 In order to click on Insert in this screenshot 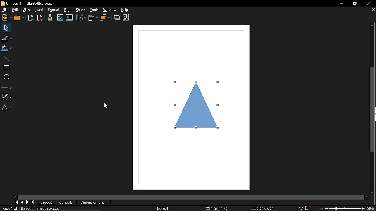, I will do `click(39, 10)`.